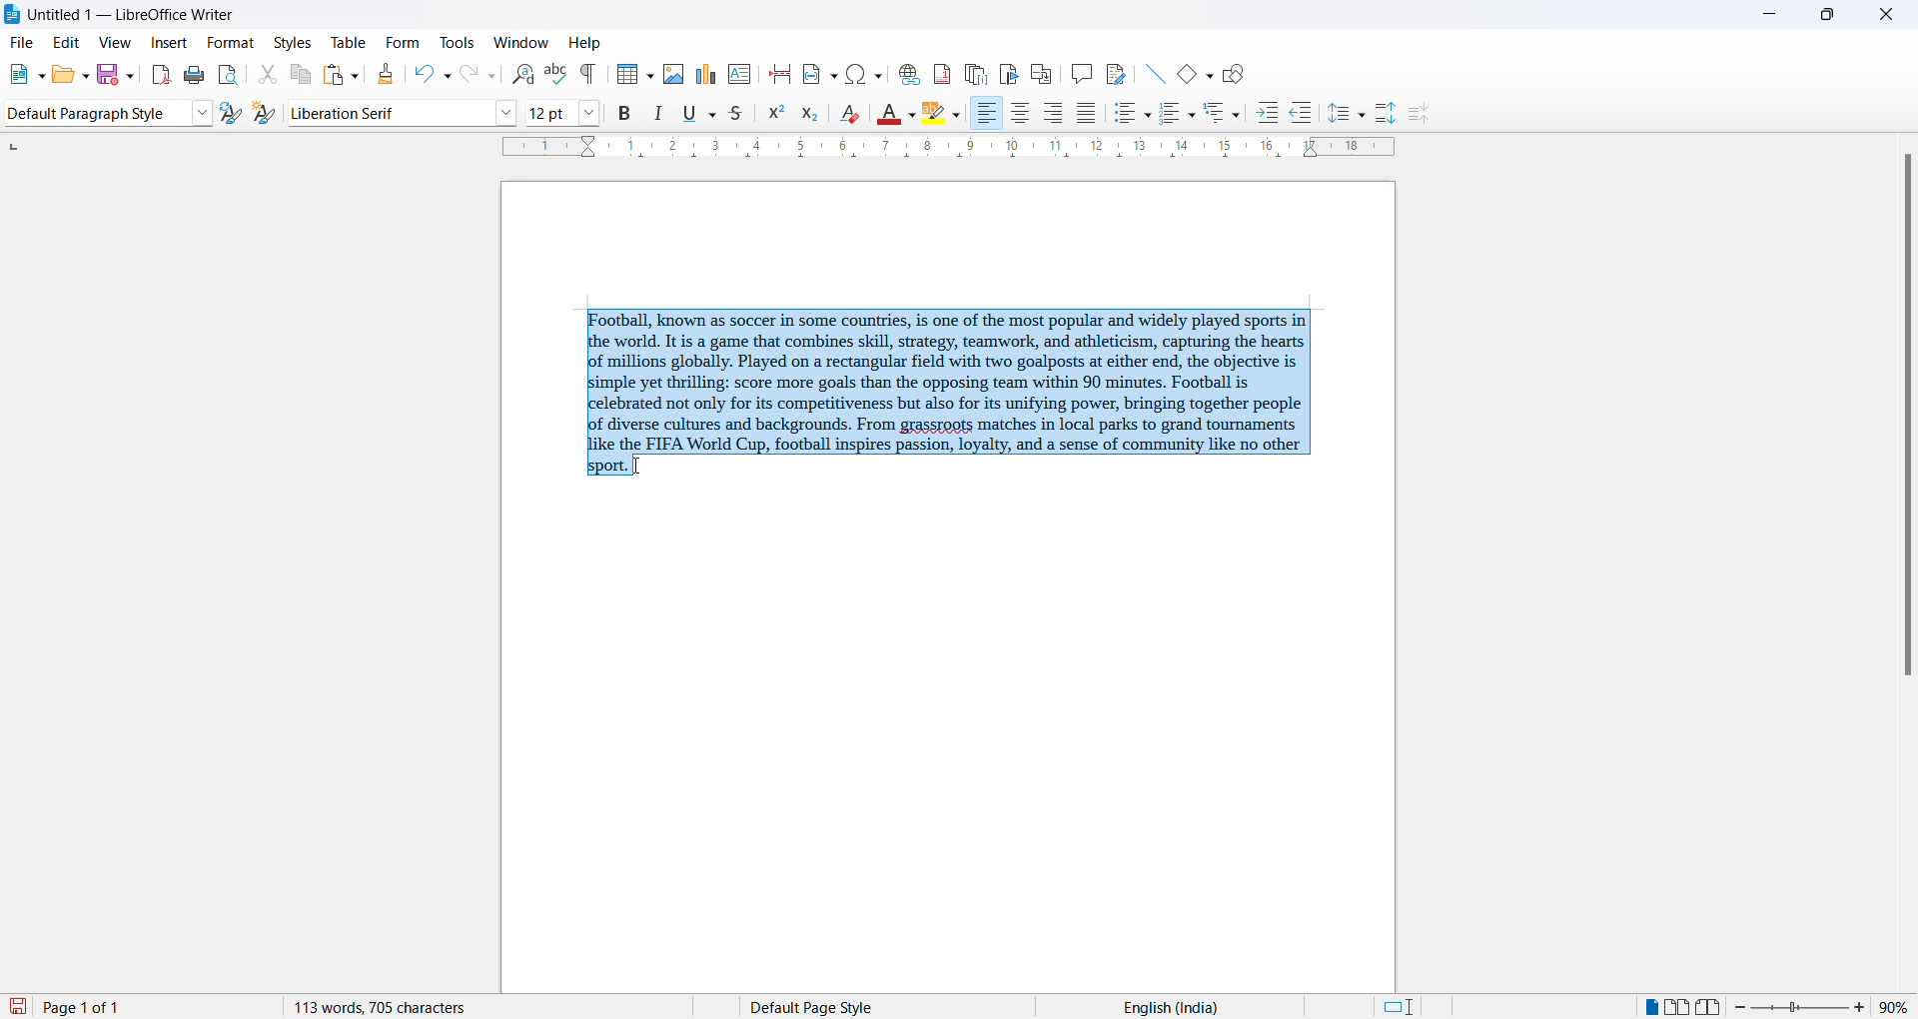 The image size is (1918, 1019). I want to click on text align right, so click(990, 114).